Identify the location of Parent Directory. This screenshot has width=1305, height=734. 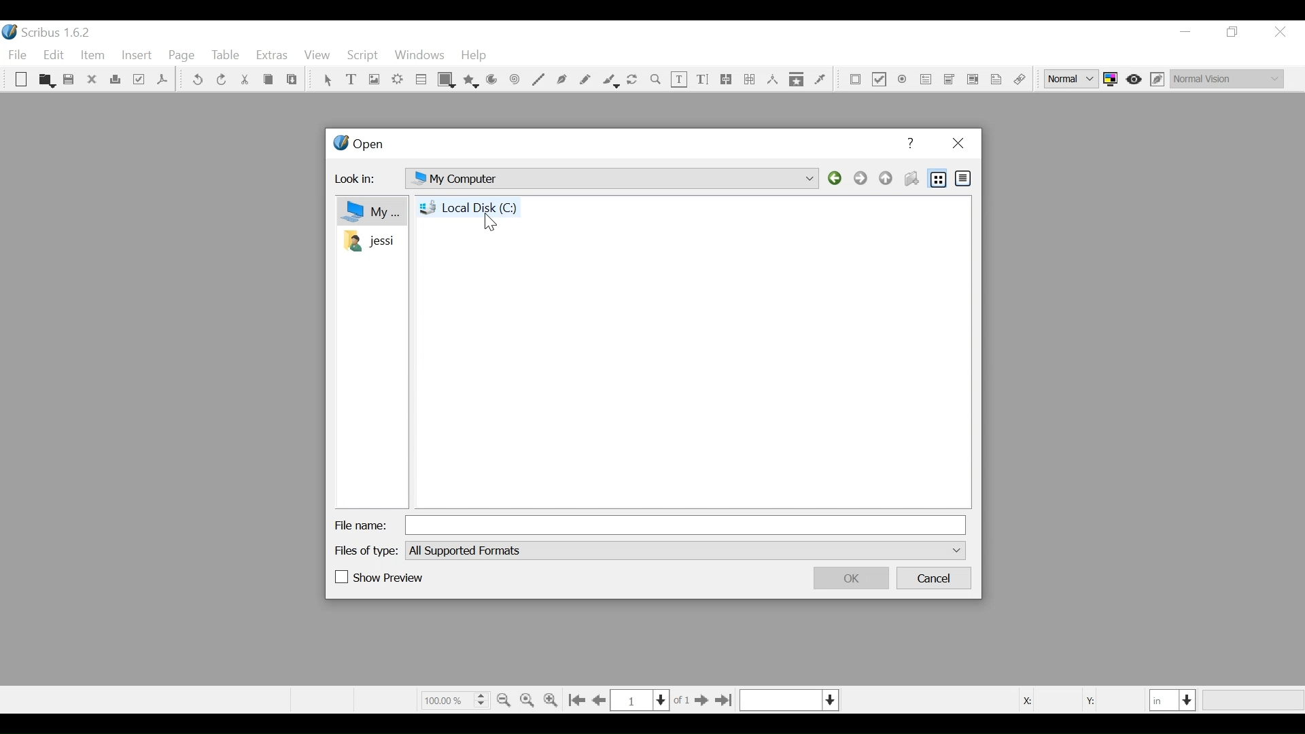
(887, 178).